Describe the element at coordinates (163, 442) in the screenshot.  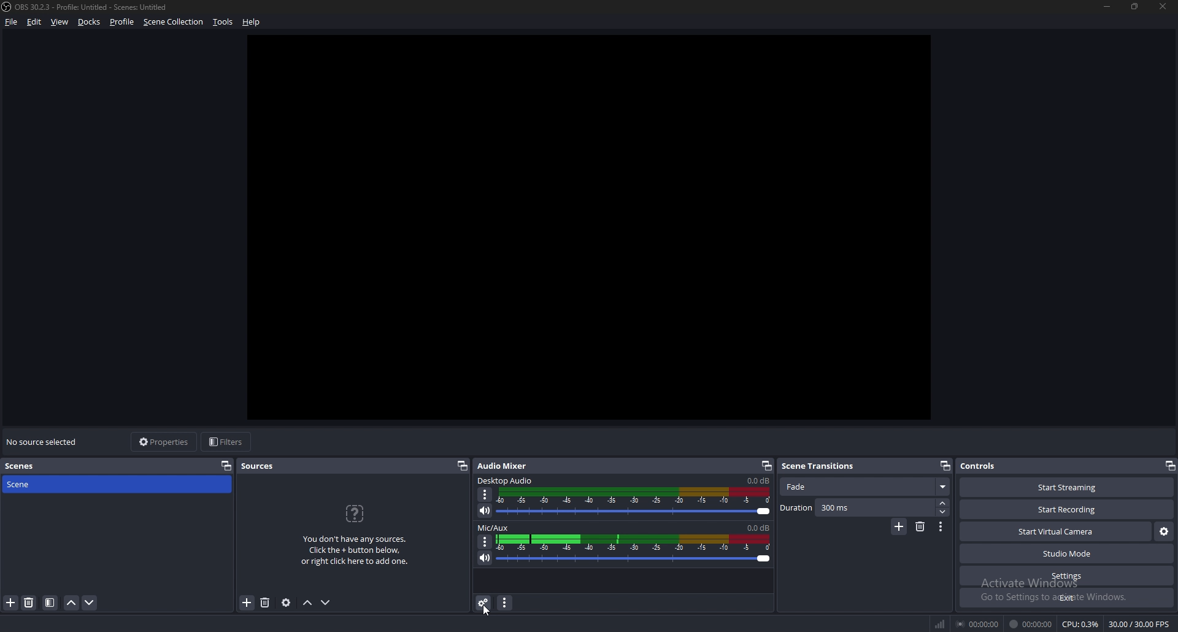
I see `properties` at that location.